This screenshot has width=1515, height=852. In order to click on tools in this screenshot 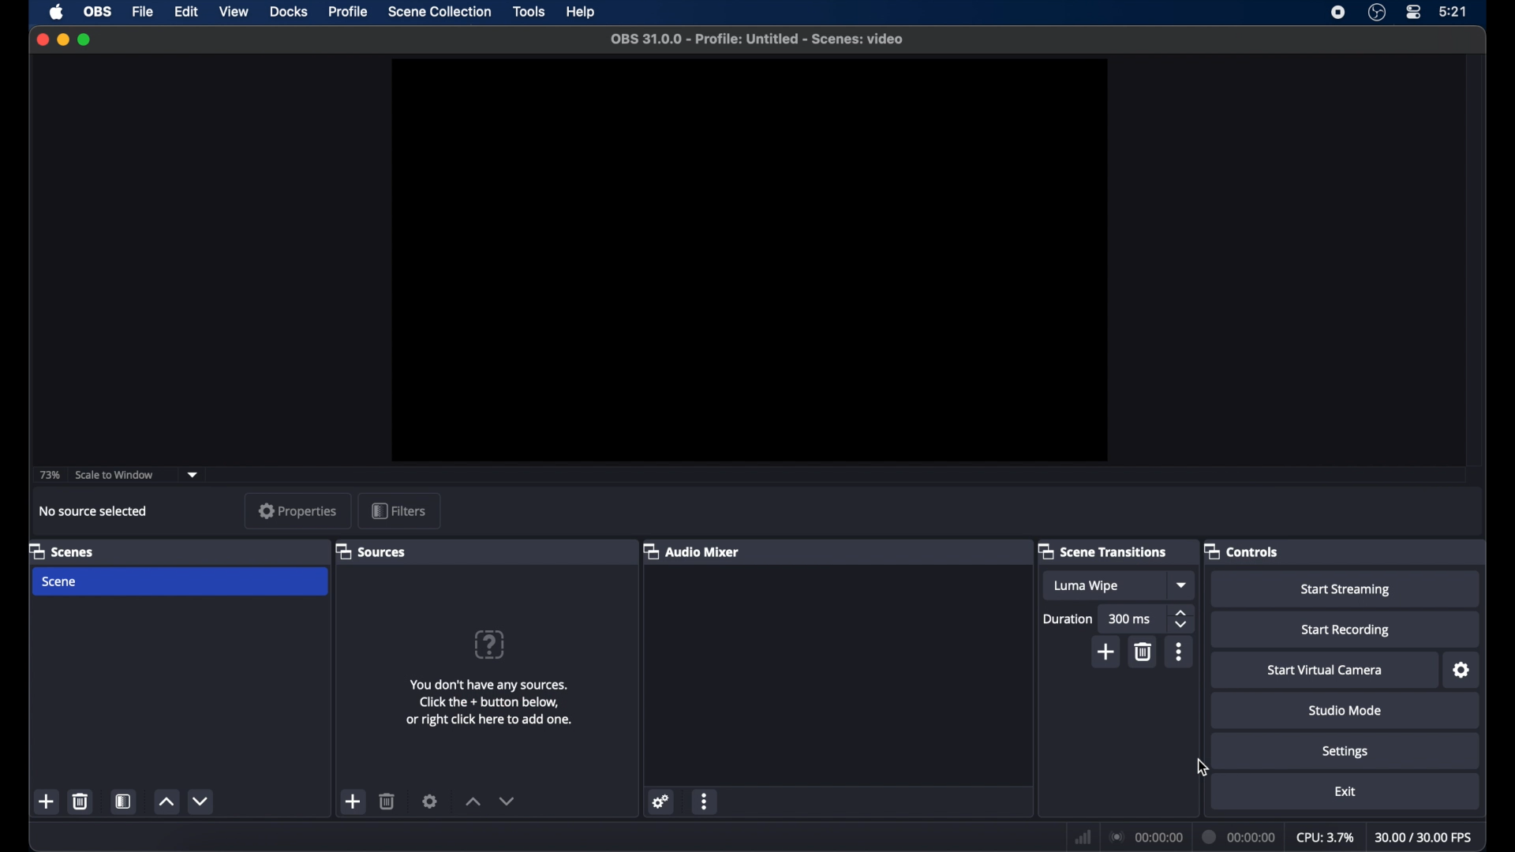, I will do `click(530, 11)`.